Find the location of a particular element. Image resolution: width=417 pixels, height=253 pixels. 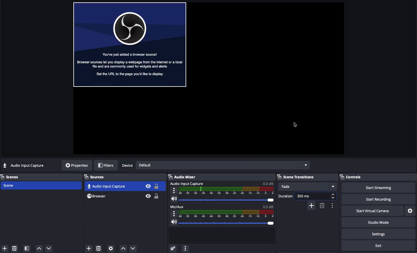

Move down is located at coordinates (133, 248).